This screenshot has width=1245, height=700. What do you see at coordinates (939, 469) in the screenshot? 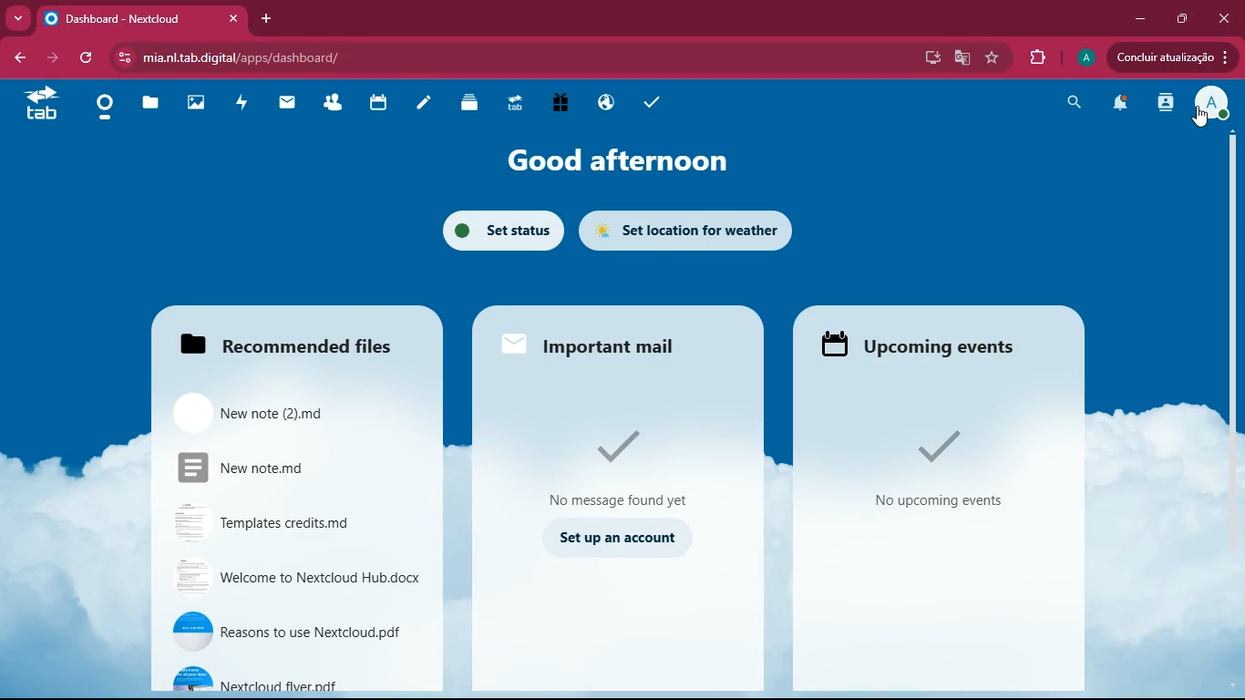
I see `No upcoming events` at bounding box center [939, 469].